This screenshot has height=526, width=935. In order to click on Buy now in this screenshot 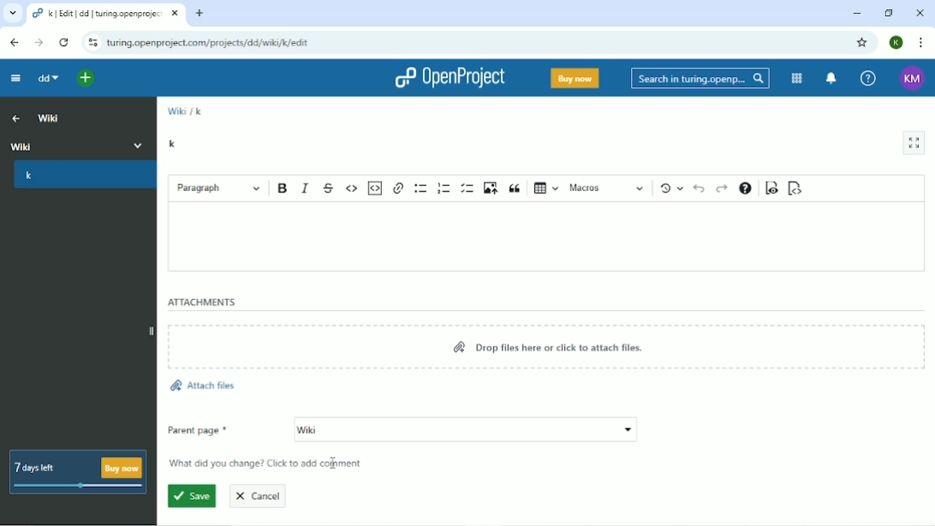, I will do `click(575, 78)`.